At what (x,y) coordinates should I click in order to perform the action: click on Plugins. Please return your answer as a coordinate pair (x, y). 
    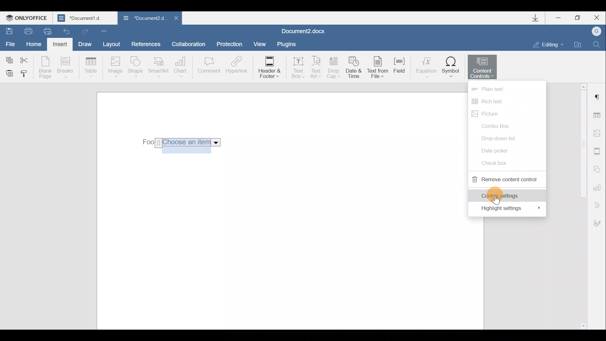
    Looking at the image, I should click on (288, 44).